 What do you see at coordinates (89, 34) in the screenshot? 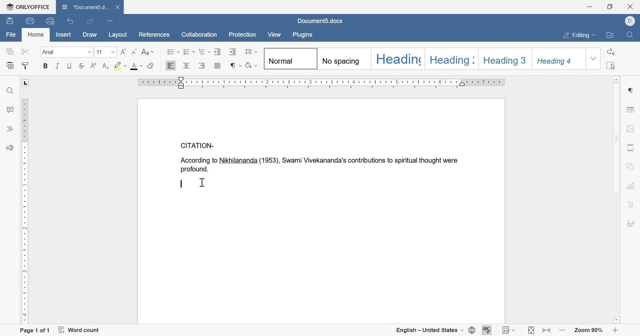
I see `draw` at bounding box center [89, 34].